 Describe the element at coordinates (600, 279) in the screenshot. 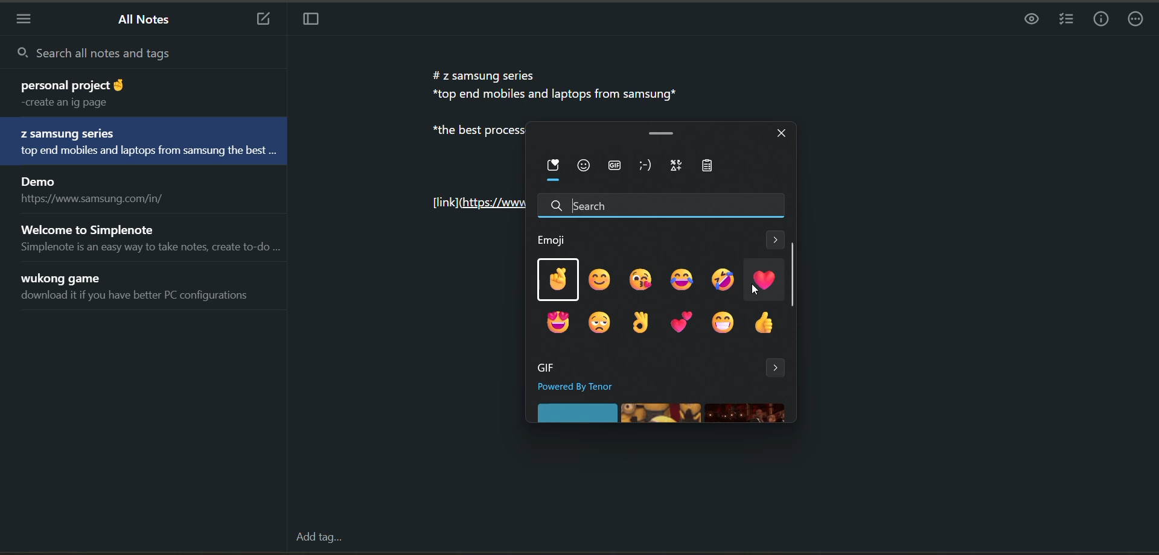

I see `emoji 2` at that location.